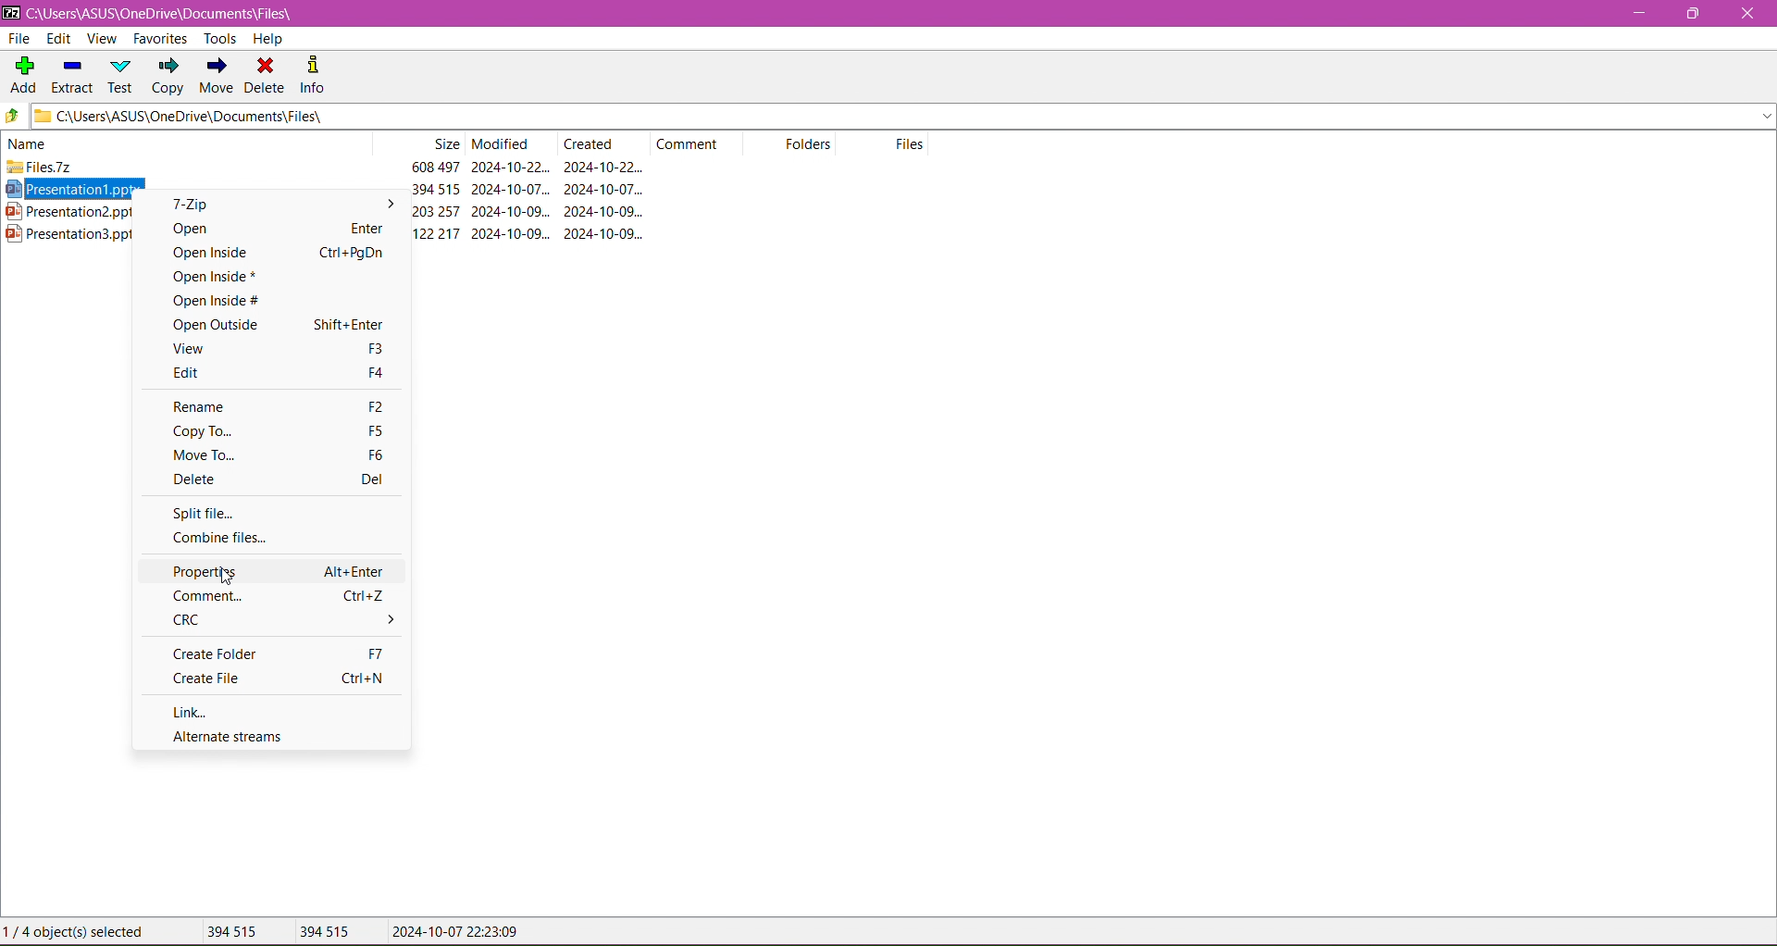 The width and height of the screenshot is (1777, 946). Describe the element at coordinates (688, 143) in the screenshot. I see `comment` at that location.